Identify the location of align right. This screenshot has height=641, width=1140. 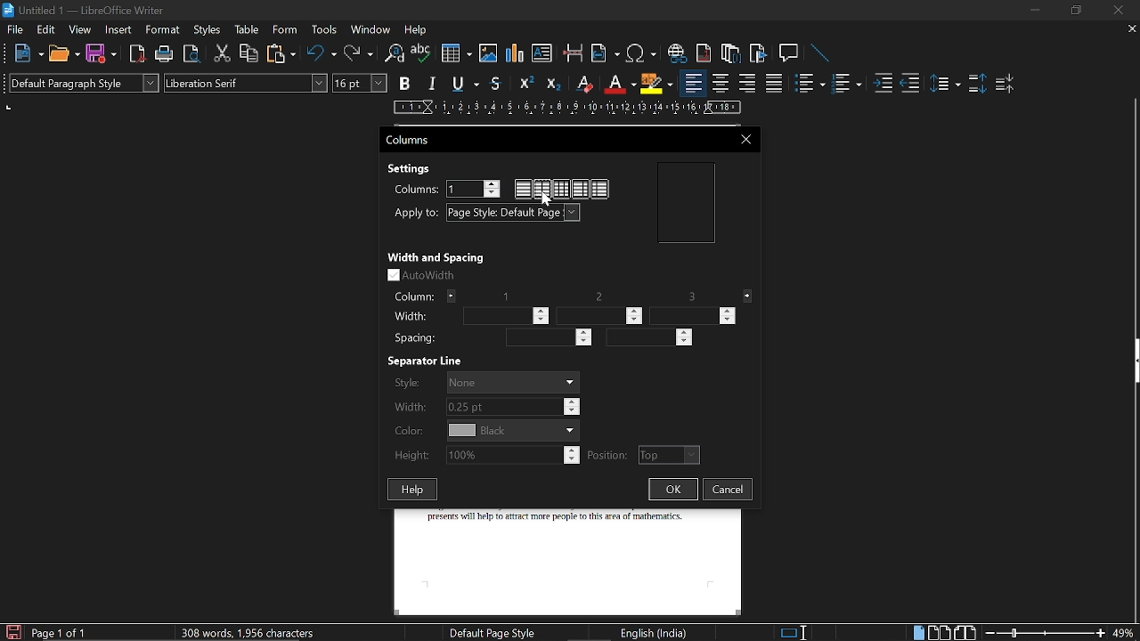
(747, 82).